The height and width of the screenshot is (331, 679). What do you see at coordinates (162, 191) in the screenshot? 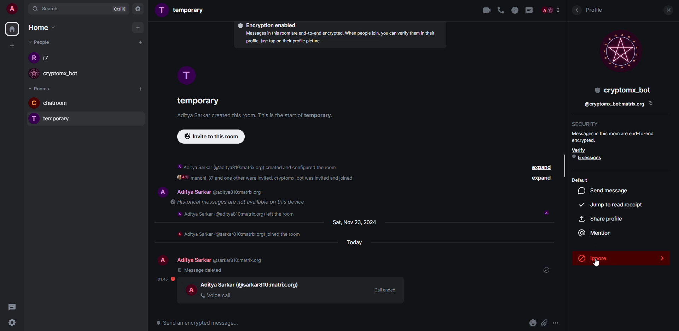
I see `profile` at bounding box center [162, 191].